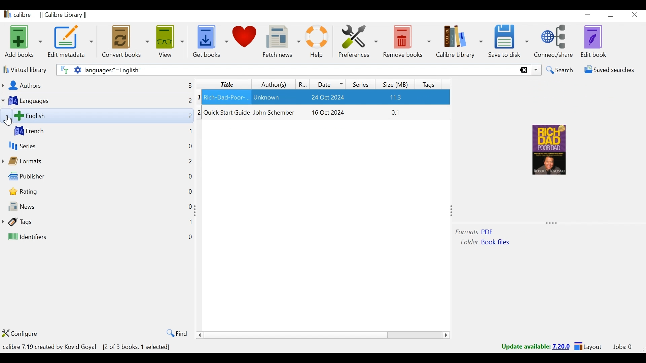 The image size is (646, 363). Describe the element at coordinates (188, 117) in the screenshot. I see `2` at that location.